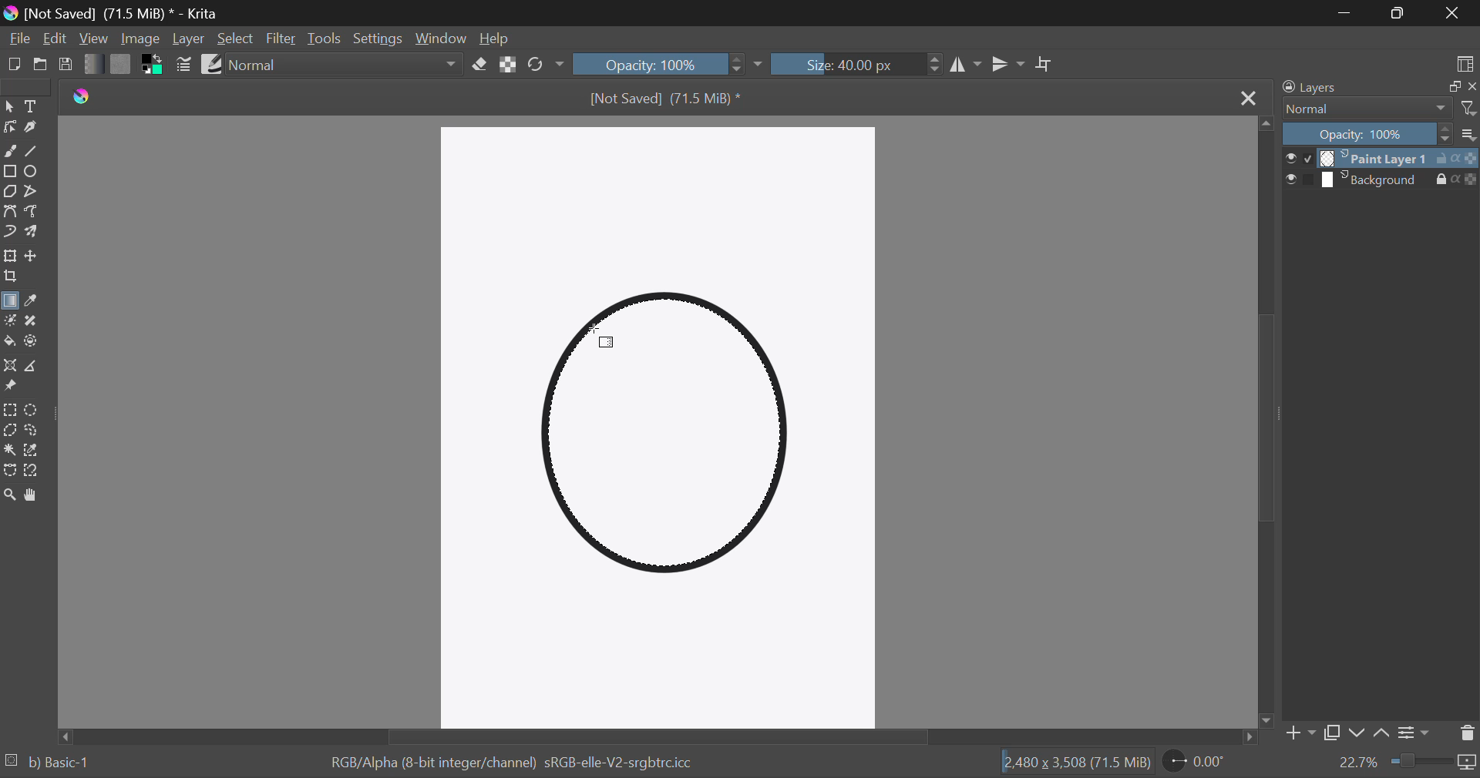  Describe the element at coordinates (10, 387) in the screenshot. I see `Reference Images` at that location.